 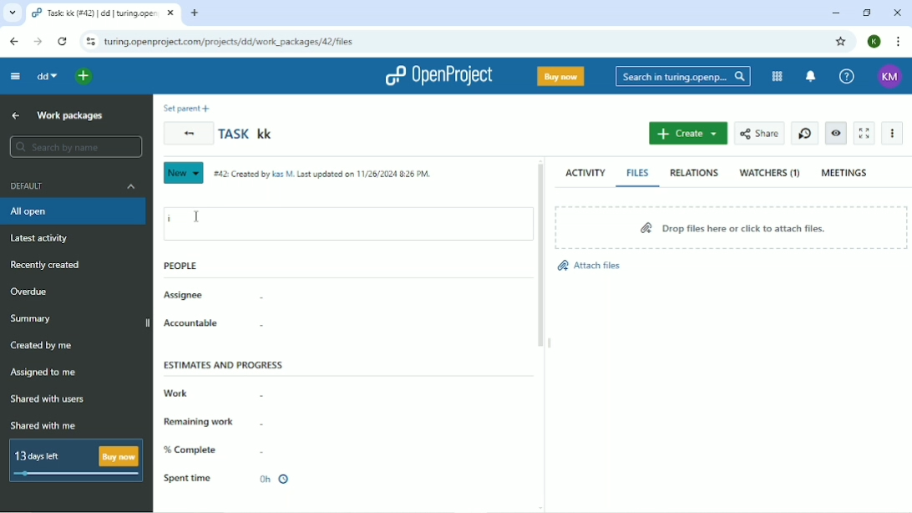 What do you see at coordinates (689, 134) in the screenshot?
I see `Create` at bounding box center [689, 134].